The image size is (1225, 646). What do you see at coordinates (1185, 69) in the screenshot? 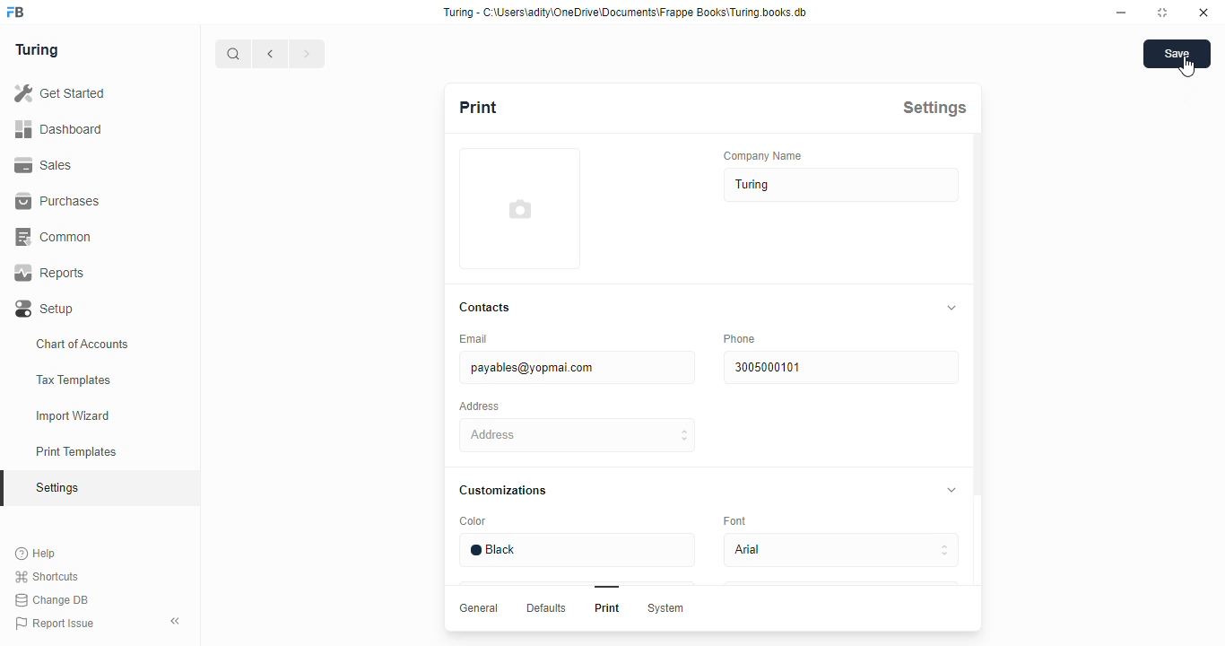
I see `cursor` at bounding box center [1185, 69].